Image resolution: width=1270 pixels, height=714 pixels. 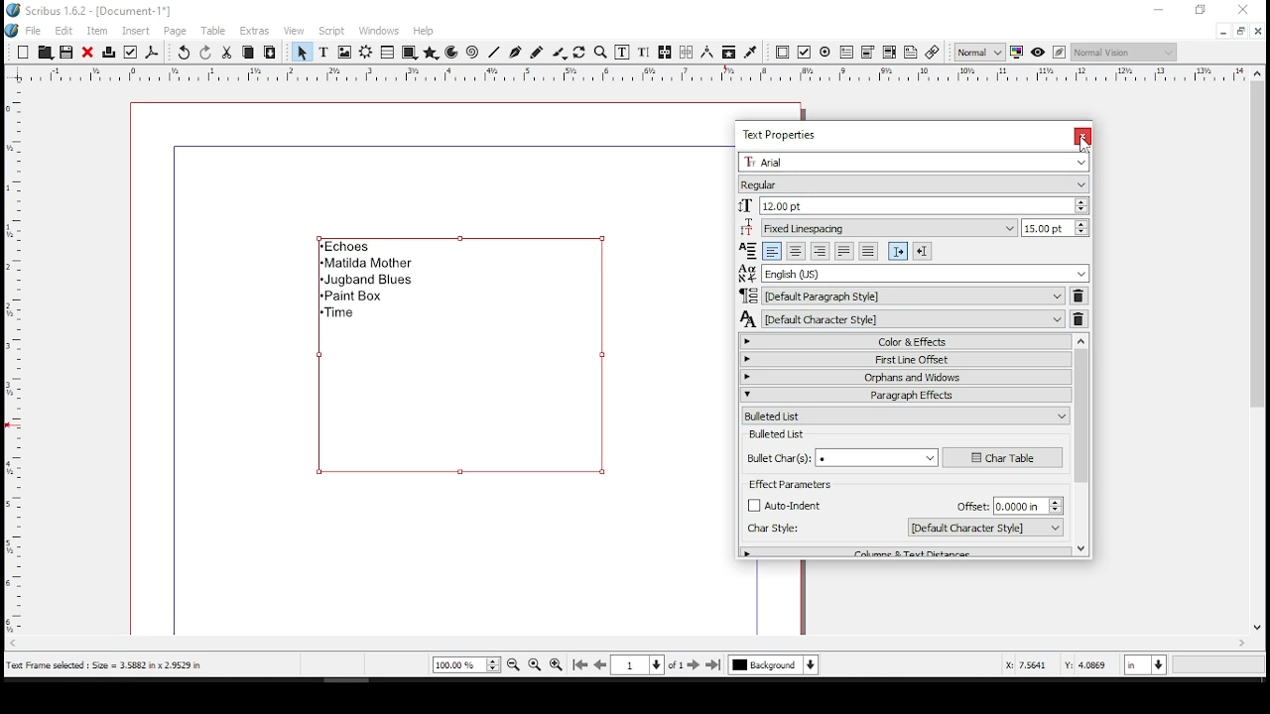 What do you see at coordinates (582, 665) in the screenshot?
I see `first page` at bounding box center [582, 665].